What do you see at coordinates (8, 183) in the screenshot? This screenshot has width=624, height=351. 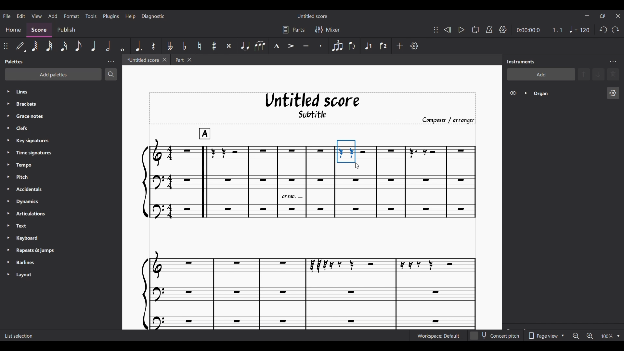 I see `Expand respective palette` at bounding box center [8, 183].